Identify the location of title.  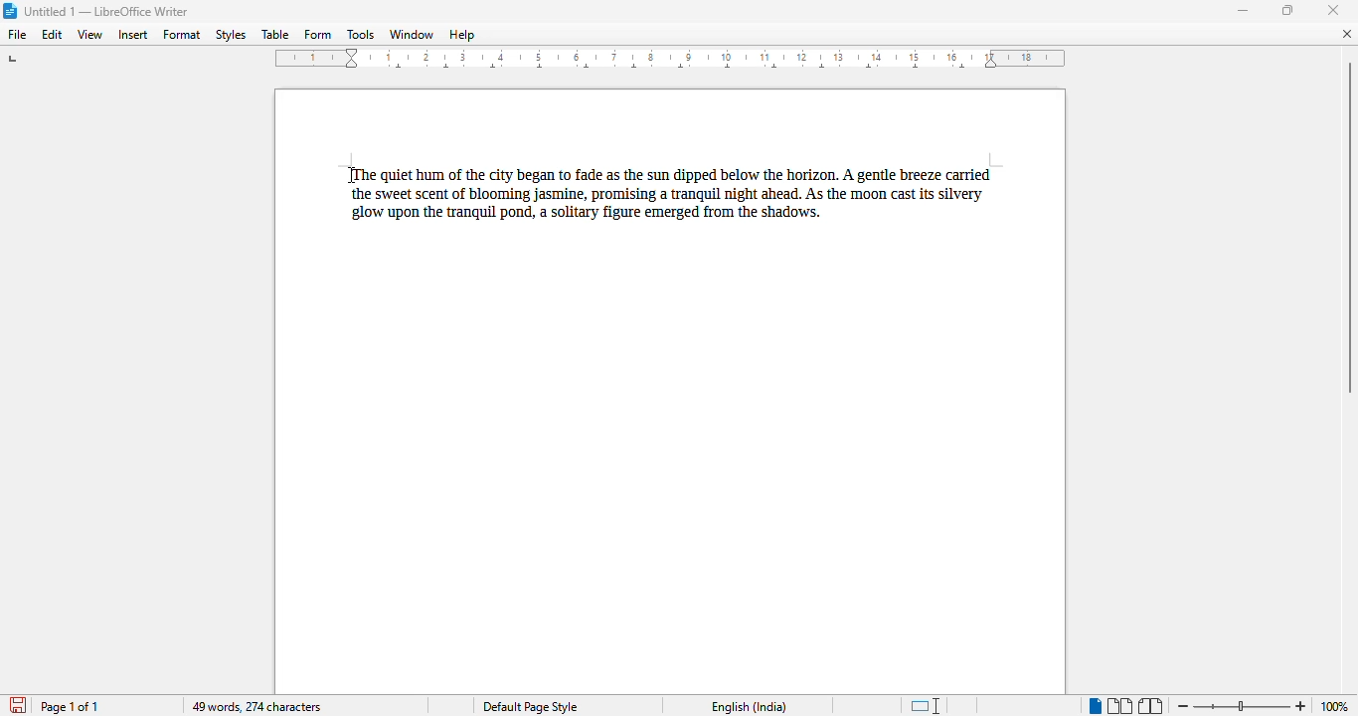
(106, 11).